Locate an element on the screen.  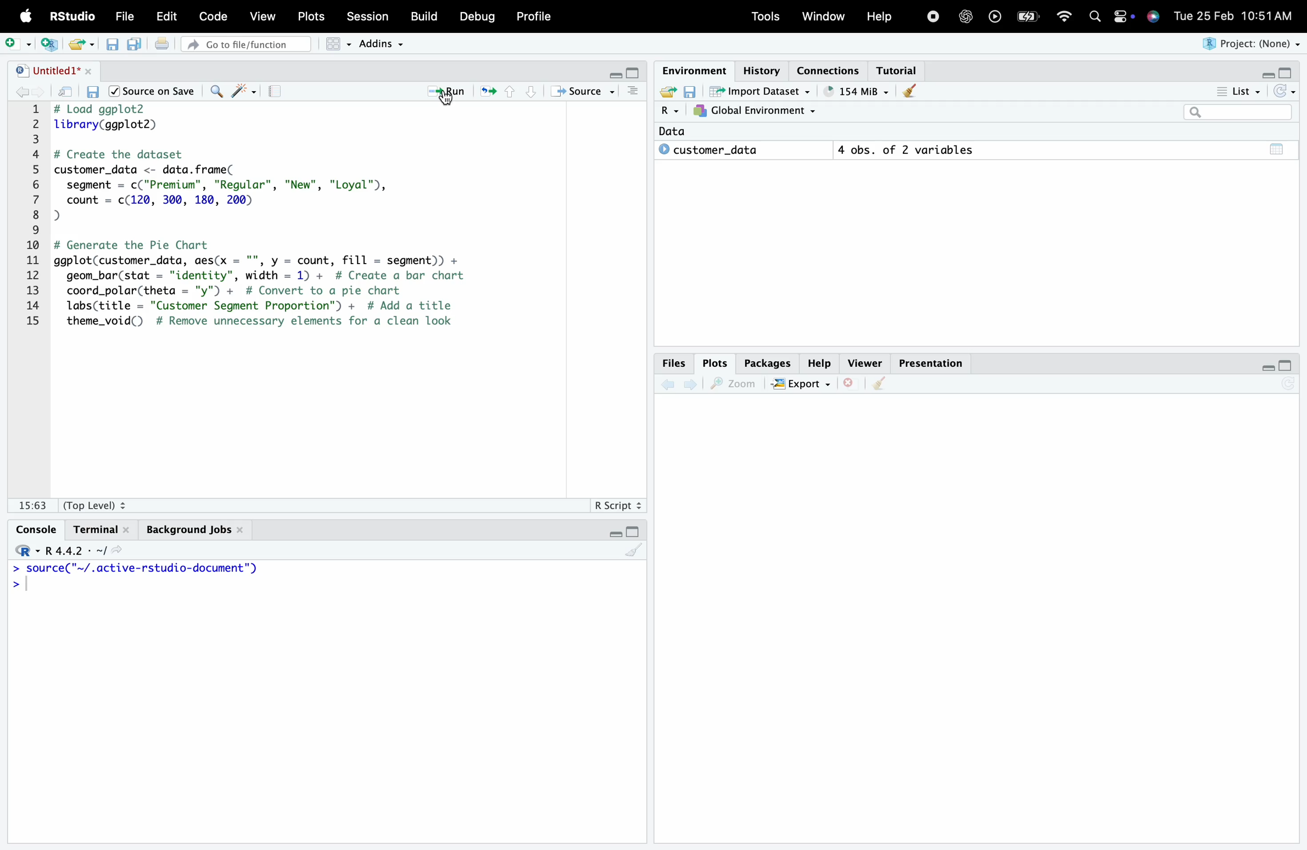
cursor is located at coordinates (450, 99).